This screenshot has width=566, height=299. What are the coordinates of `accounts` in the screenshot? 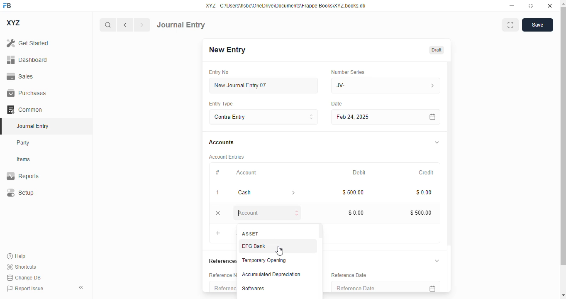 It's located at (222, 142).